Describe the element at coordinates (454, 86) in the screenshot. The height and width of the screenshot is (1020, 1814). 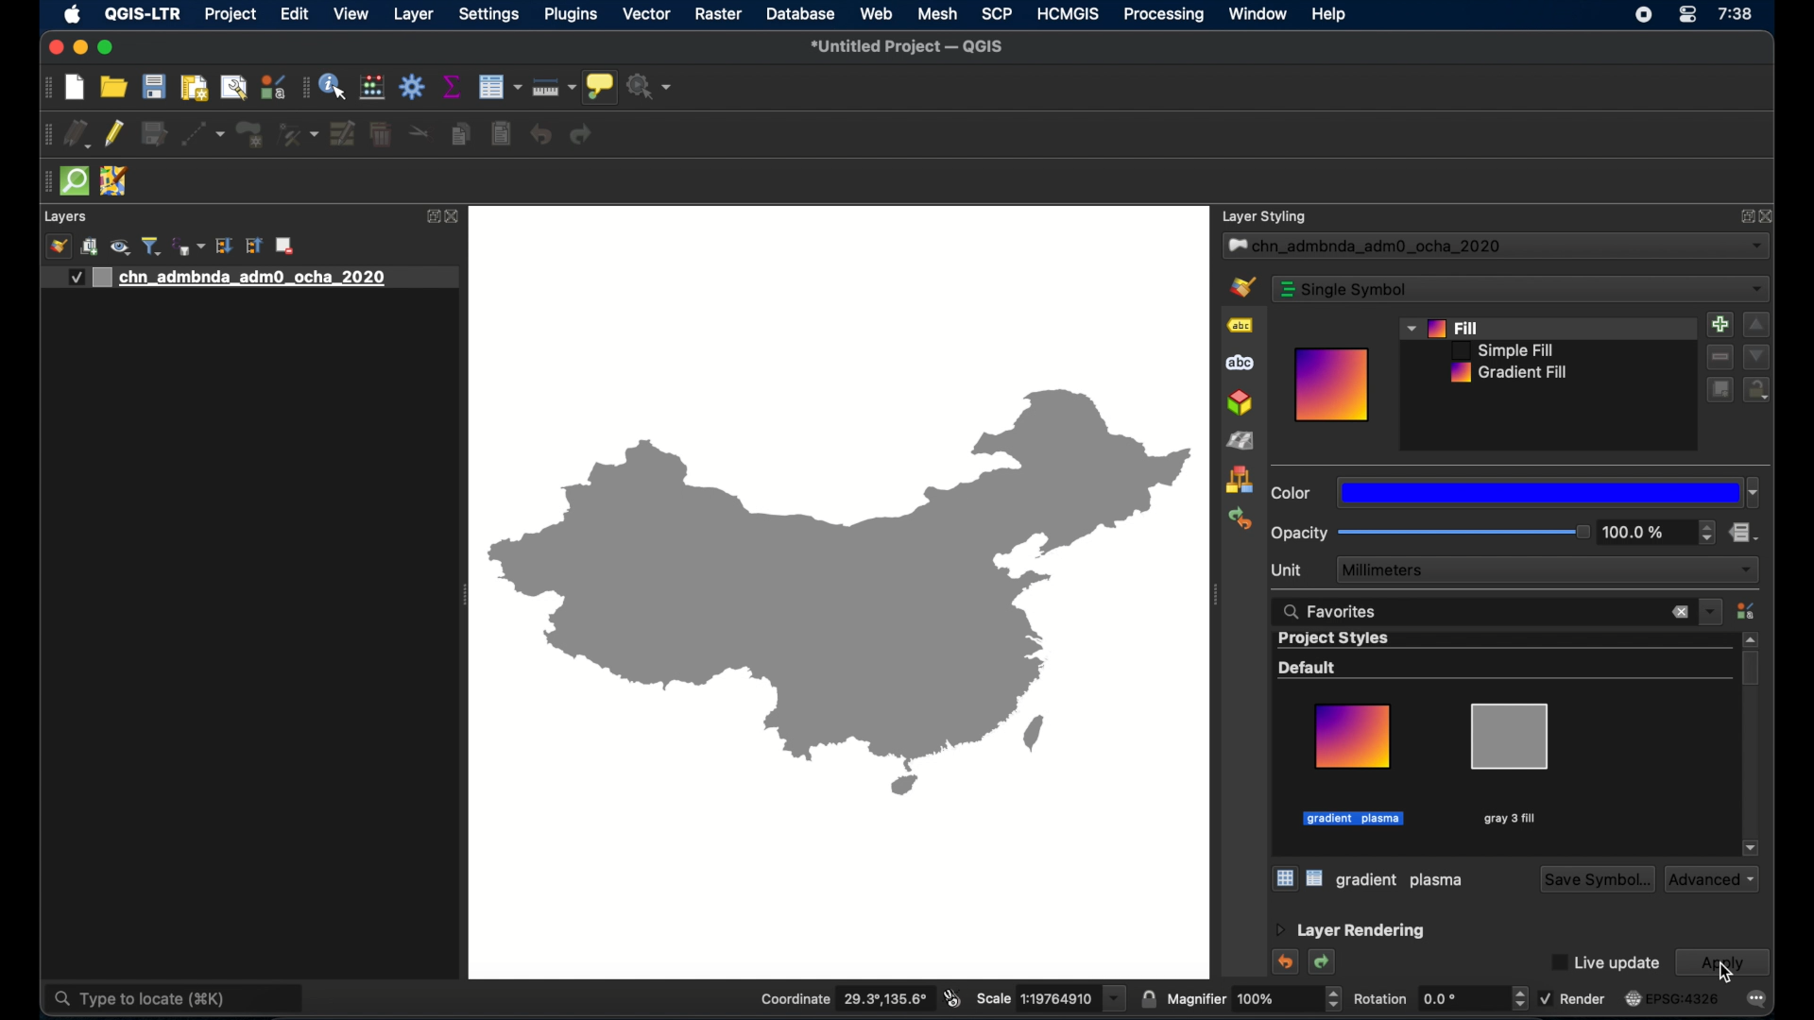
I see `show statistical summary` at that location.